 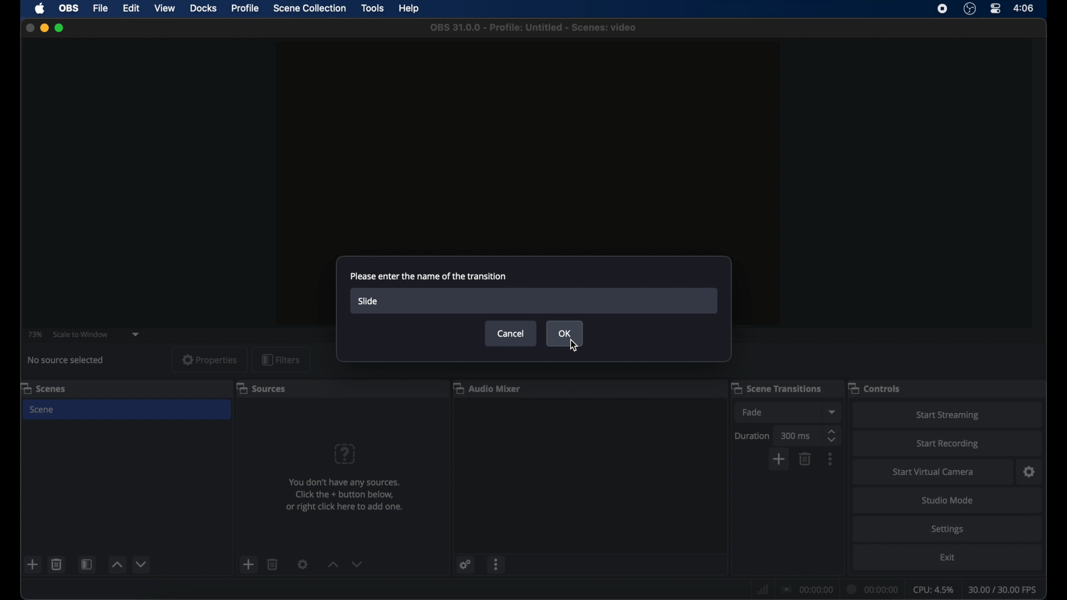 What do you see at coordinates (573, 346) in the screenshot?
I see `cursor` at bounding box center [573, 346].